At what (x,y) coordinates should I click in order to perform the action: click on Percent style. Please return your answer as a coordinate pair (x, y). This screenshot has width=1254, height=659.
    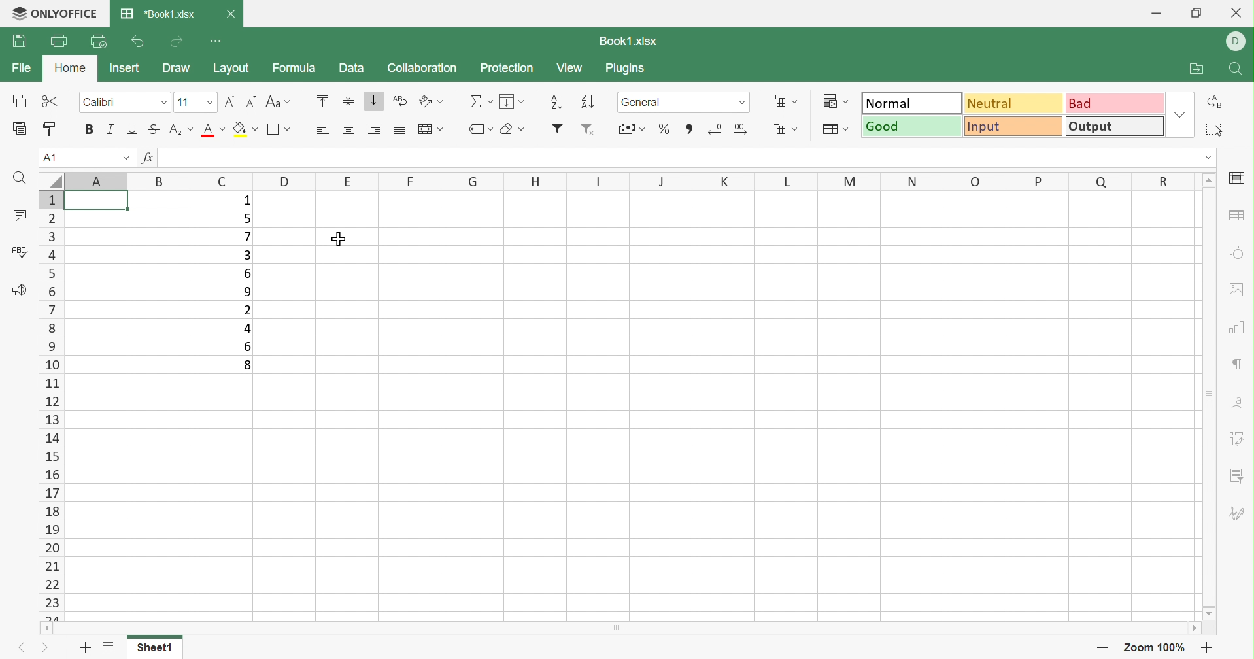
    Looking at the image, I should click on (664, 129).